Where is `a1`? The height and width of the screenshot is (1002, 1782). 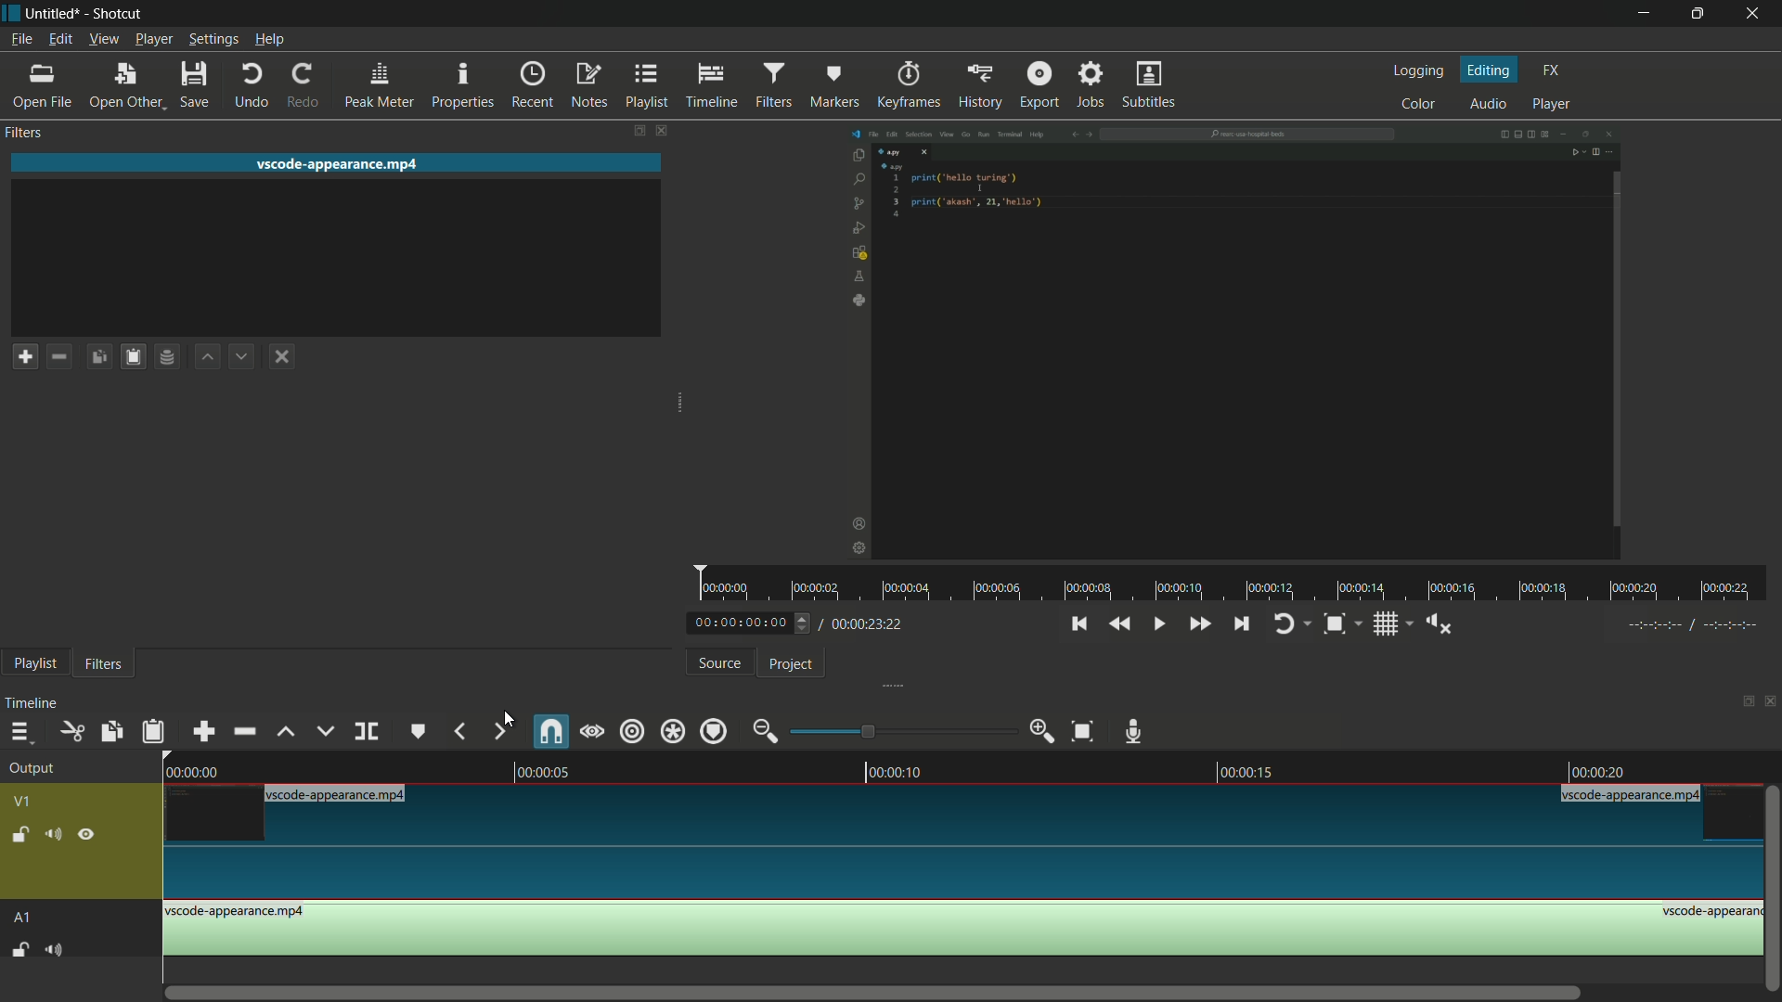
a1 is located at coordinates (23, 918).